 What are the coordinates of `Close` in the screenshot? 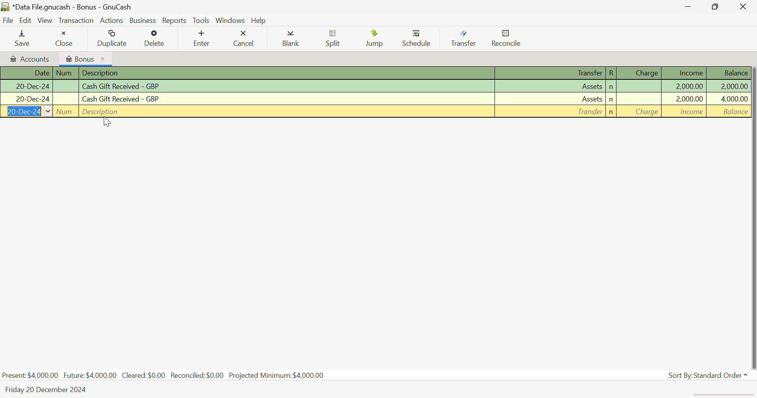 It's located at (64, 37).